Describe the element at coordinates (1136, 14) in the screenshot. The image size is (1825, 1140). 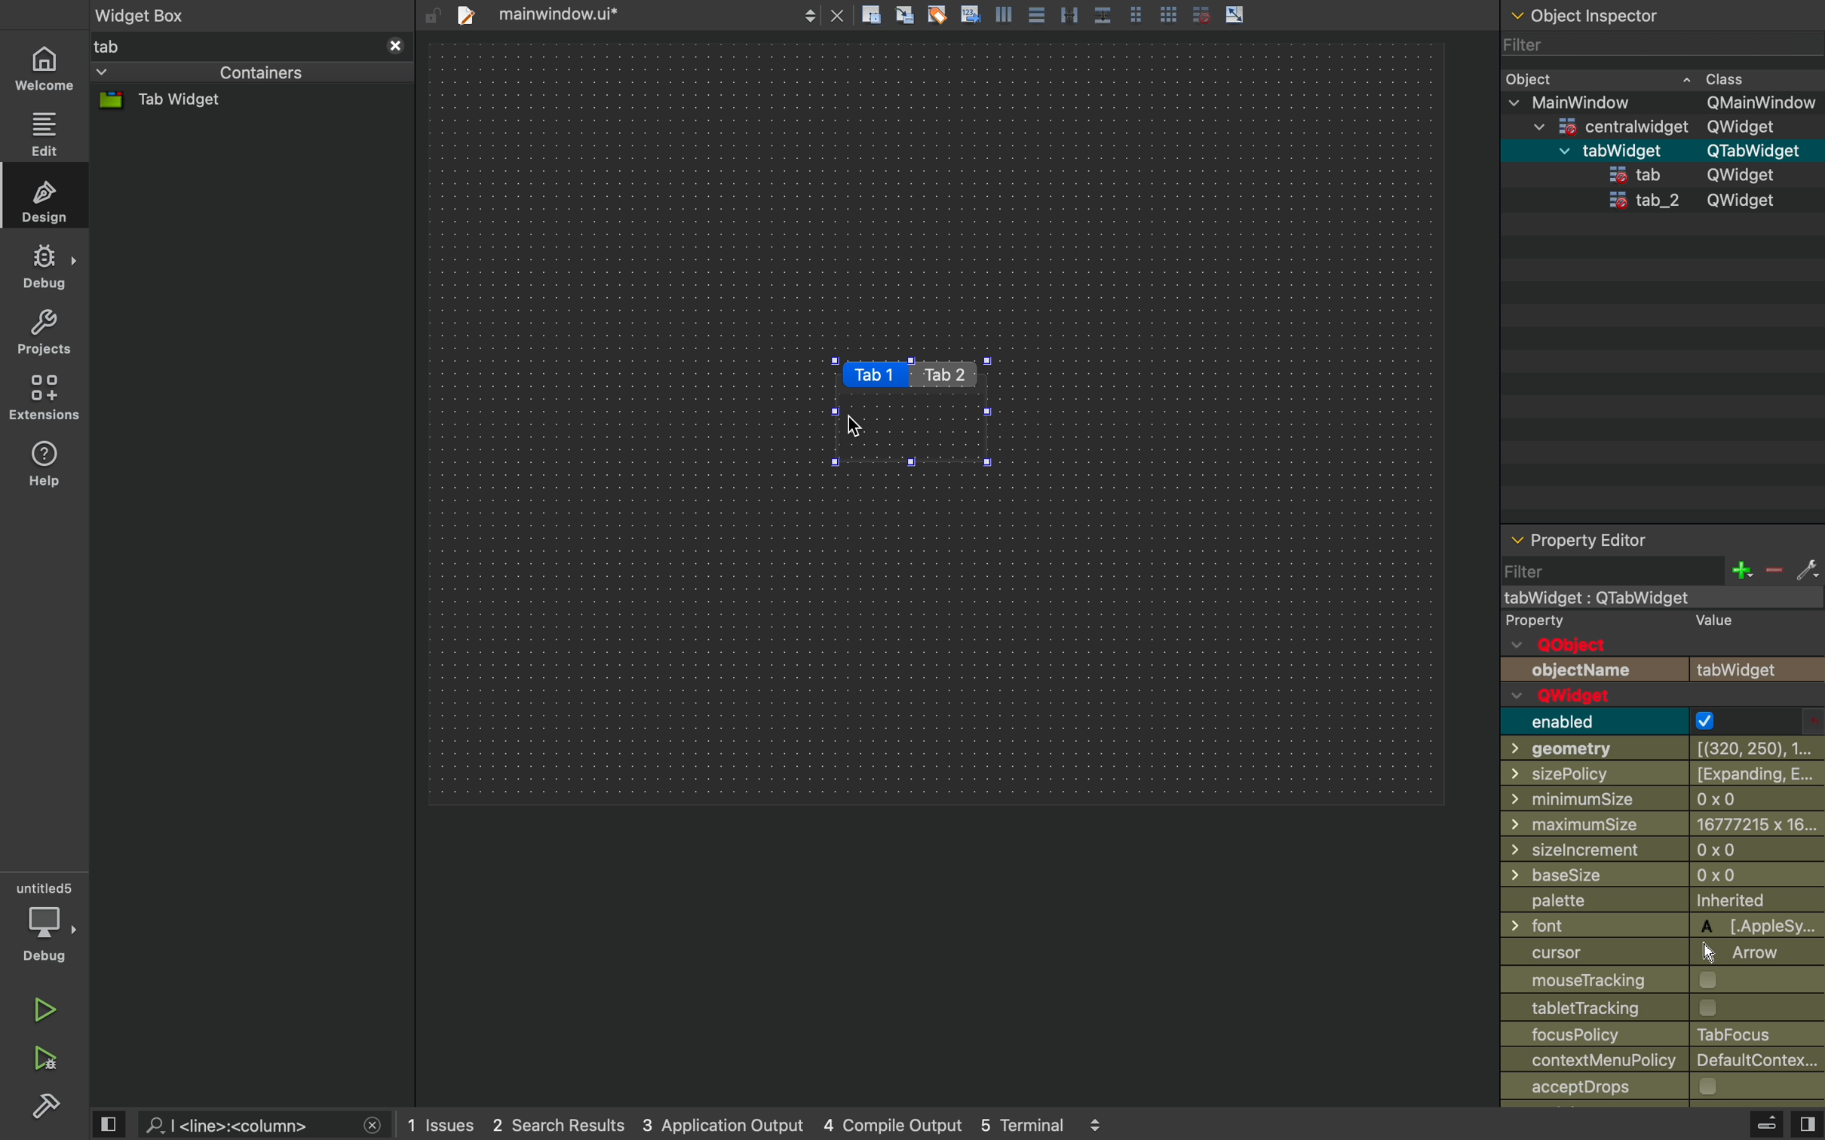
I see `grid view medium` at that location.